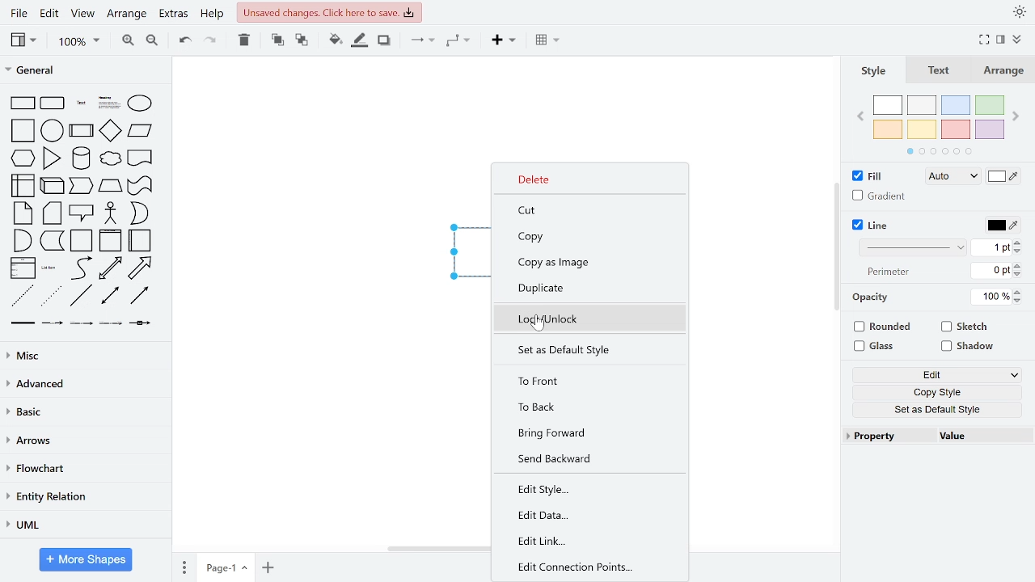 Image resolution: width=1035 pixels, height=582 pixels. Describe the element at coordinates (51, 213) in the screenshot. I see `card` at that location.